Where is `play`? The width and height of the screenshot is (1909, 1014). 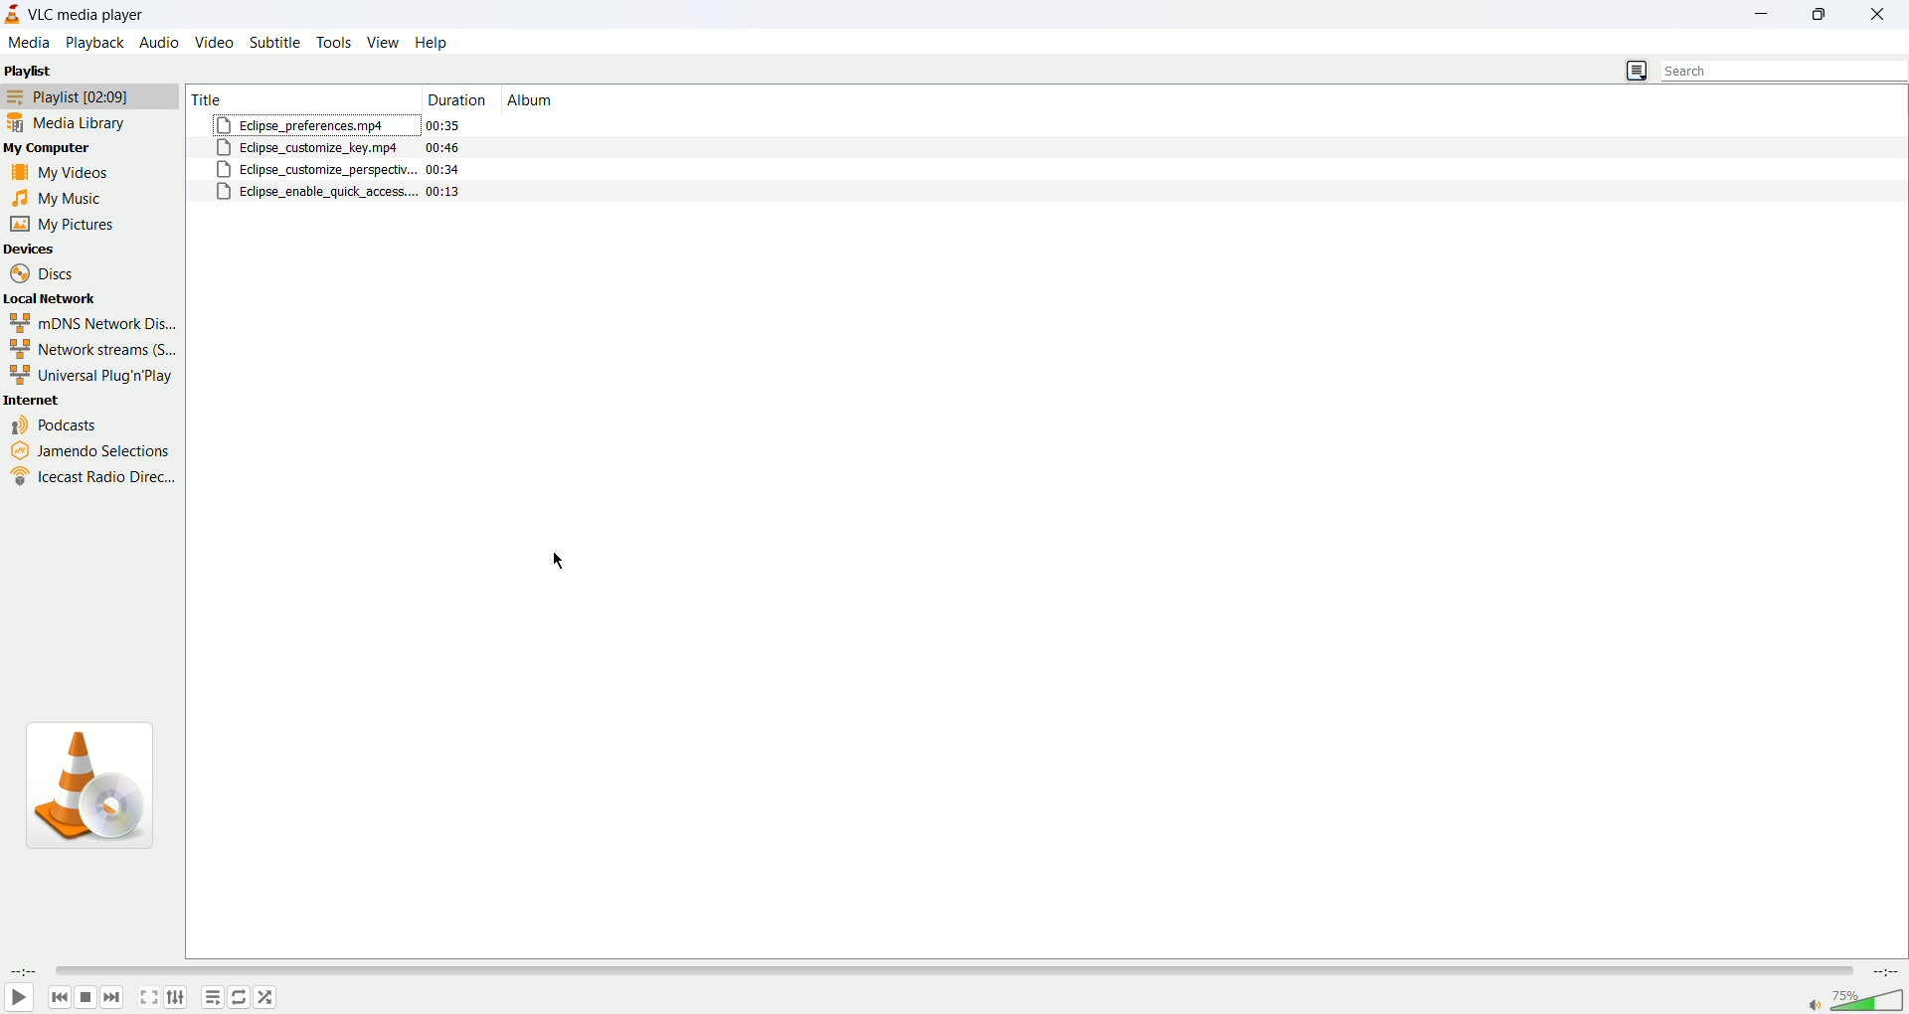
play is located at coordinates (20, 996).